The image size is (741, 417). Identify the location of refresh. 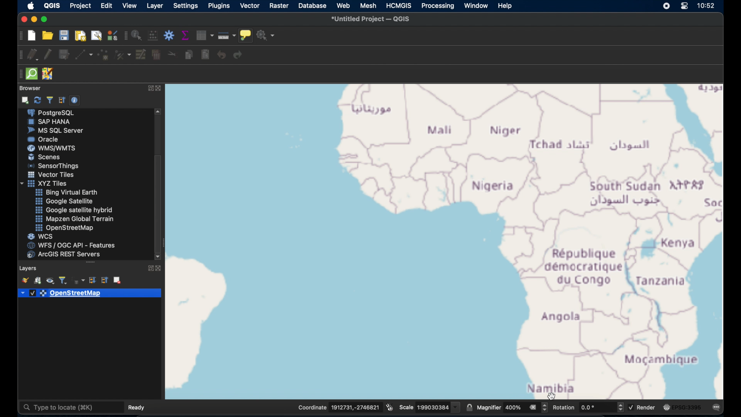
(37, 101).